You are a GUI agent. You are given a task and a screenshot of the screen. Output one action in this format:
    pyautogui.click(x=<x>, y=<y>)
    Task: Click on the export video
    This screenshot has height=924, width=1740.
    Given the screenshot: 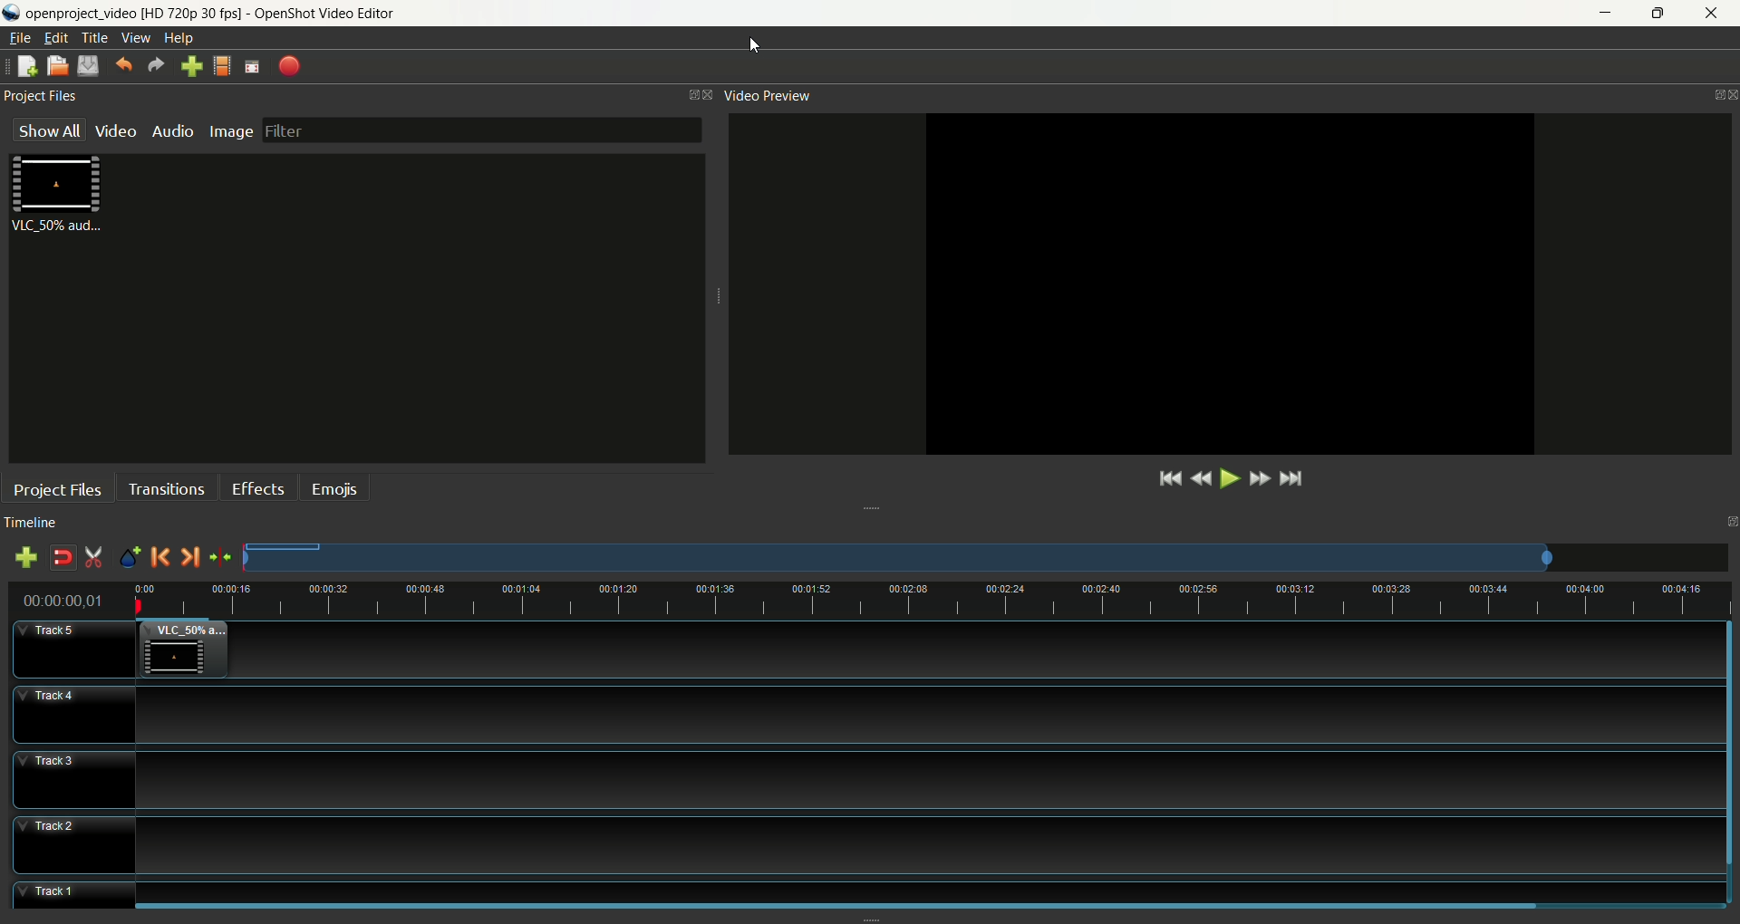 What is the action you would take?
    pyautogui.click(x=290, y=65)
    